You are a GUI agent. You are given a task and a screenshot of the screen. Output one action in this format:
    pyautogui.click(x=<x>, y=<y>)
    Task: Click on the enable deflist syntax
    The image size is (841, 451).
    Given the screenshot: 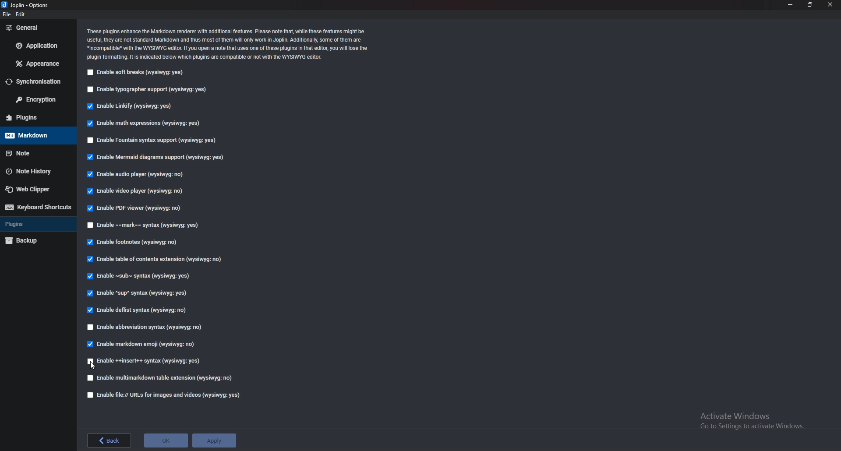 What is the action you would take?
    pyautogui.click(x=140, y=311)
    